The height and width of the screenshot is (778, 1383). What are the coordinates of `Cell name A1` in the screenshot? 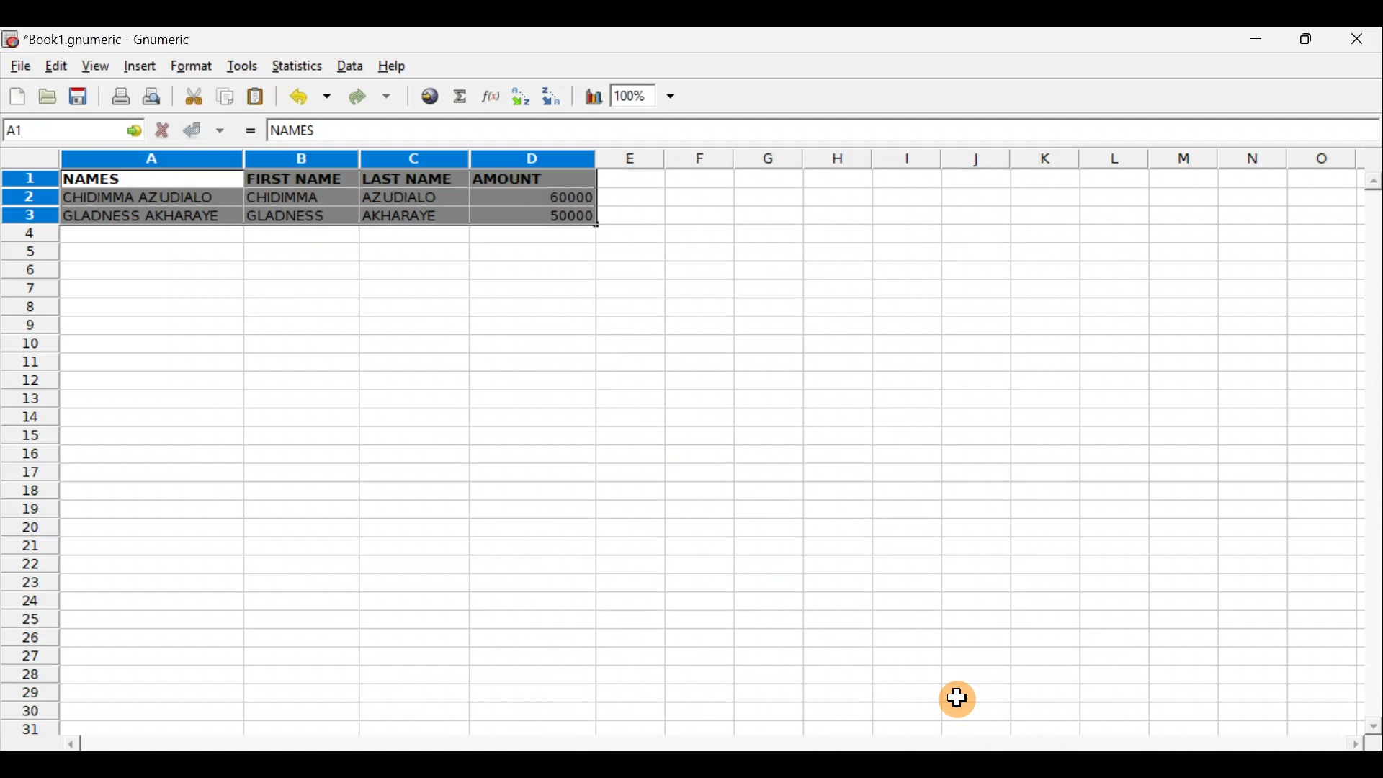 It's located at (57, 132).